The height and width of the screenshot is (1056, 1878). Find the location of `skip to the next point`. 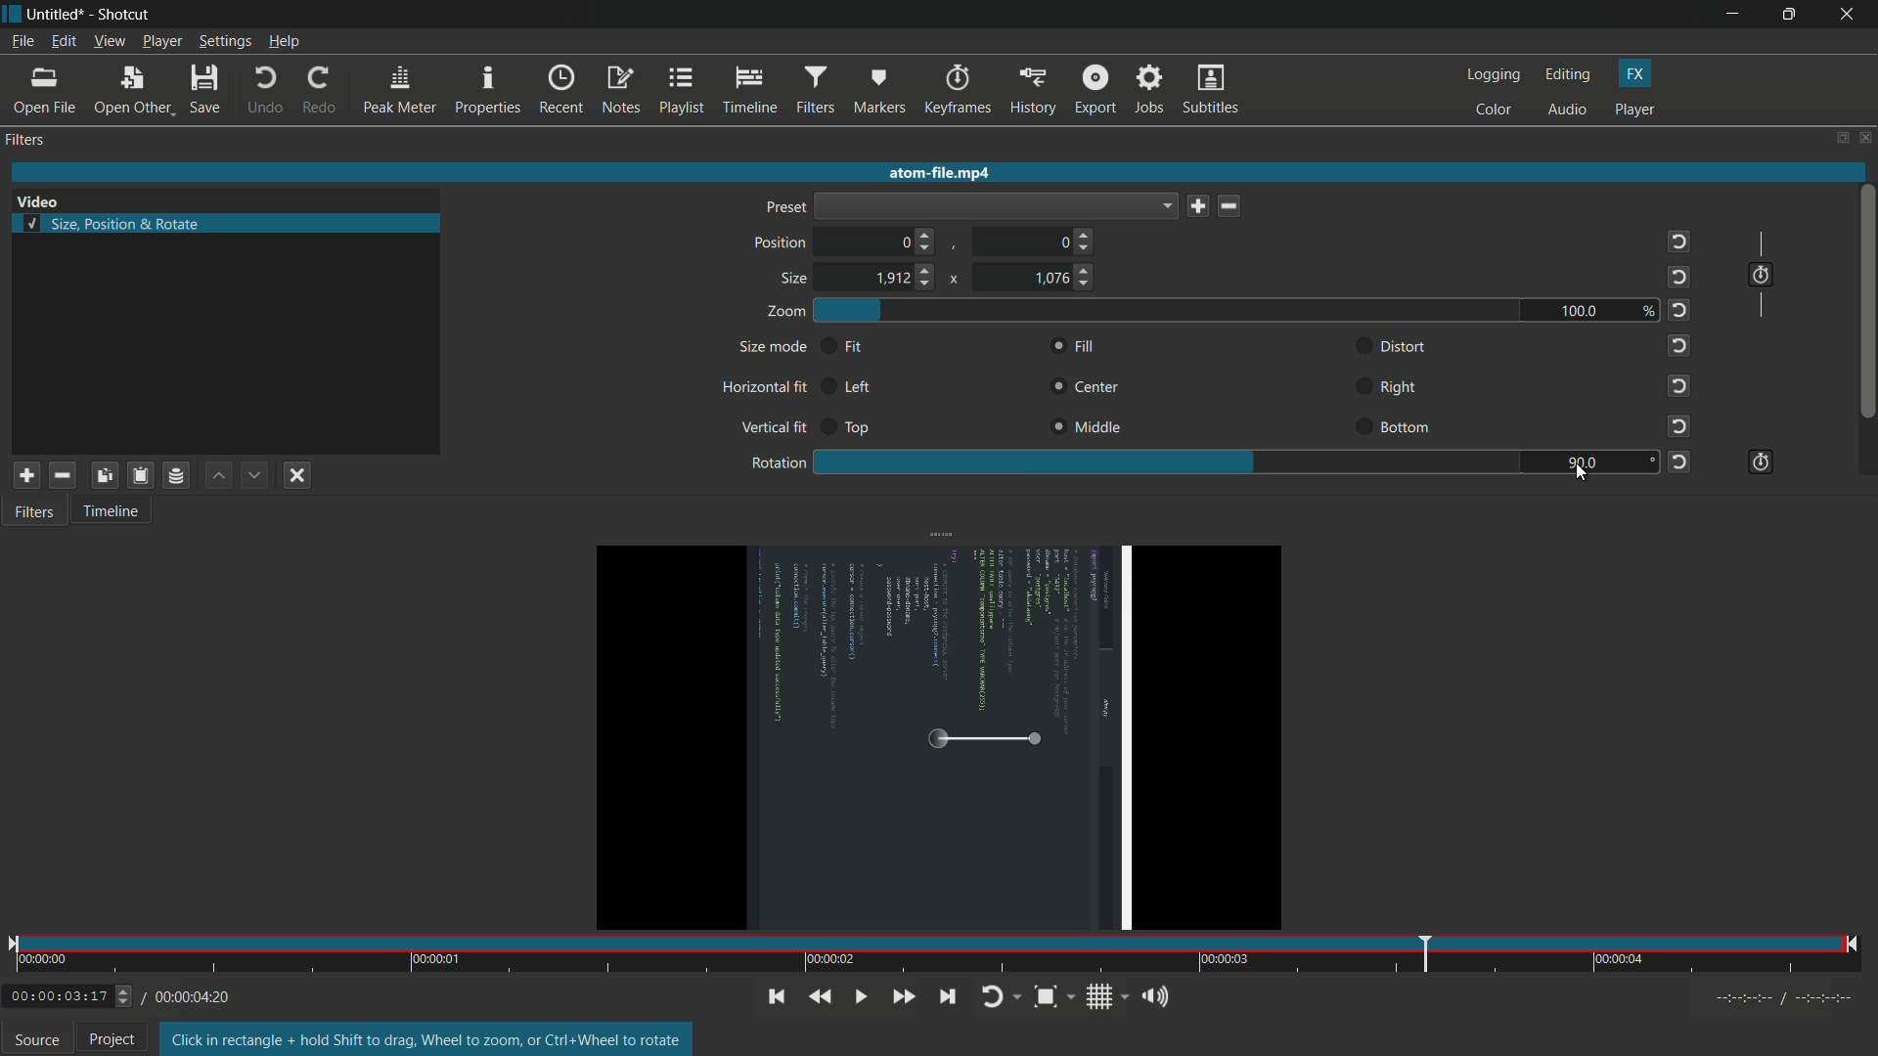

skip to the next point is located at coordinates (947, 996).